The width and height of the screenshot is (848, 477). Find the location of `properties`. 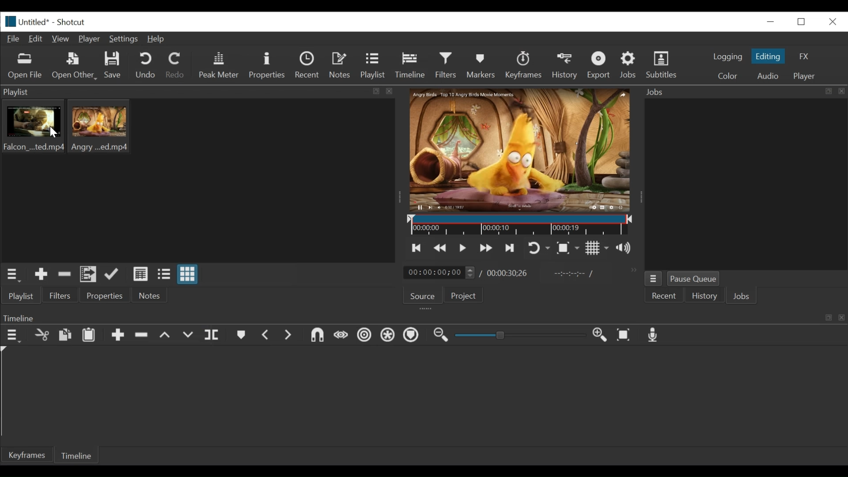

properties is located at coordinates (106, 296).